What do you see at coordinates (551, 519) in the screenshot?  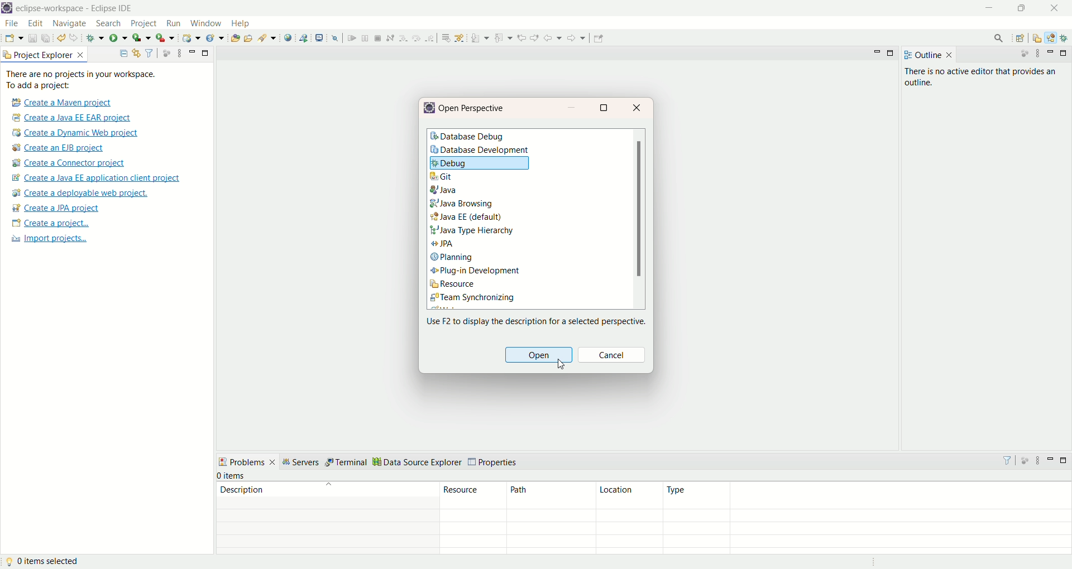 I see `path` at bounding box center [551, 519].